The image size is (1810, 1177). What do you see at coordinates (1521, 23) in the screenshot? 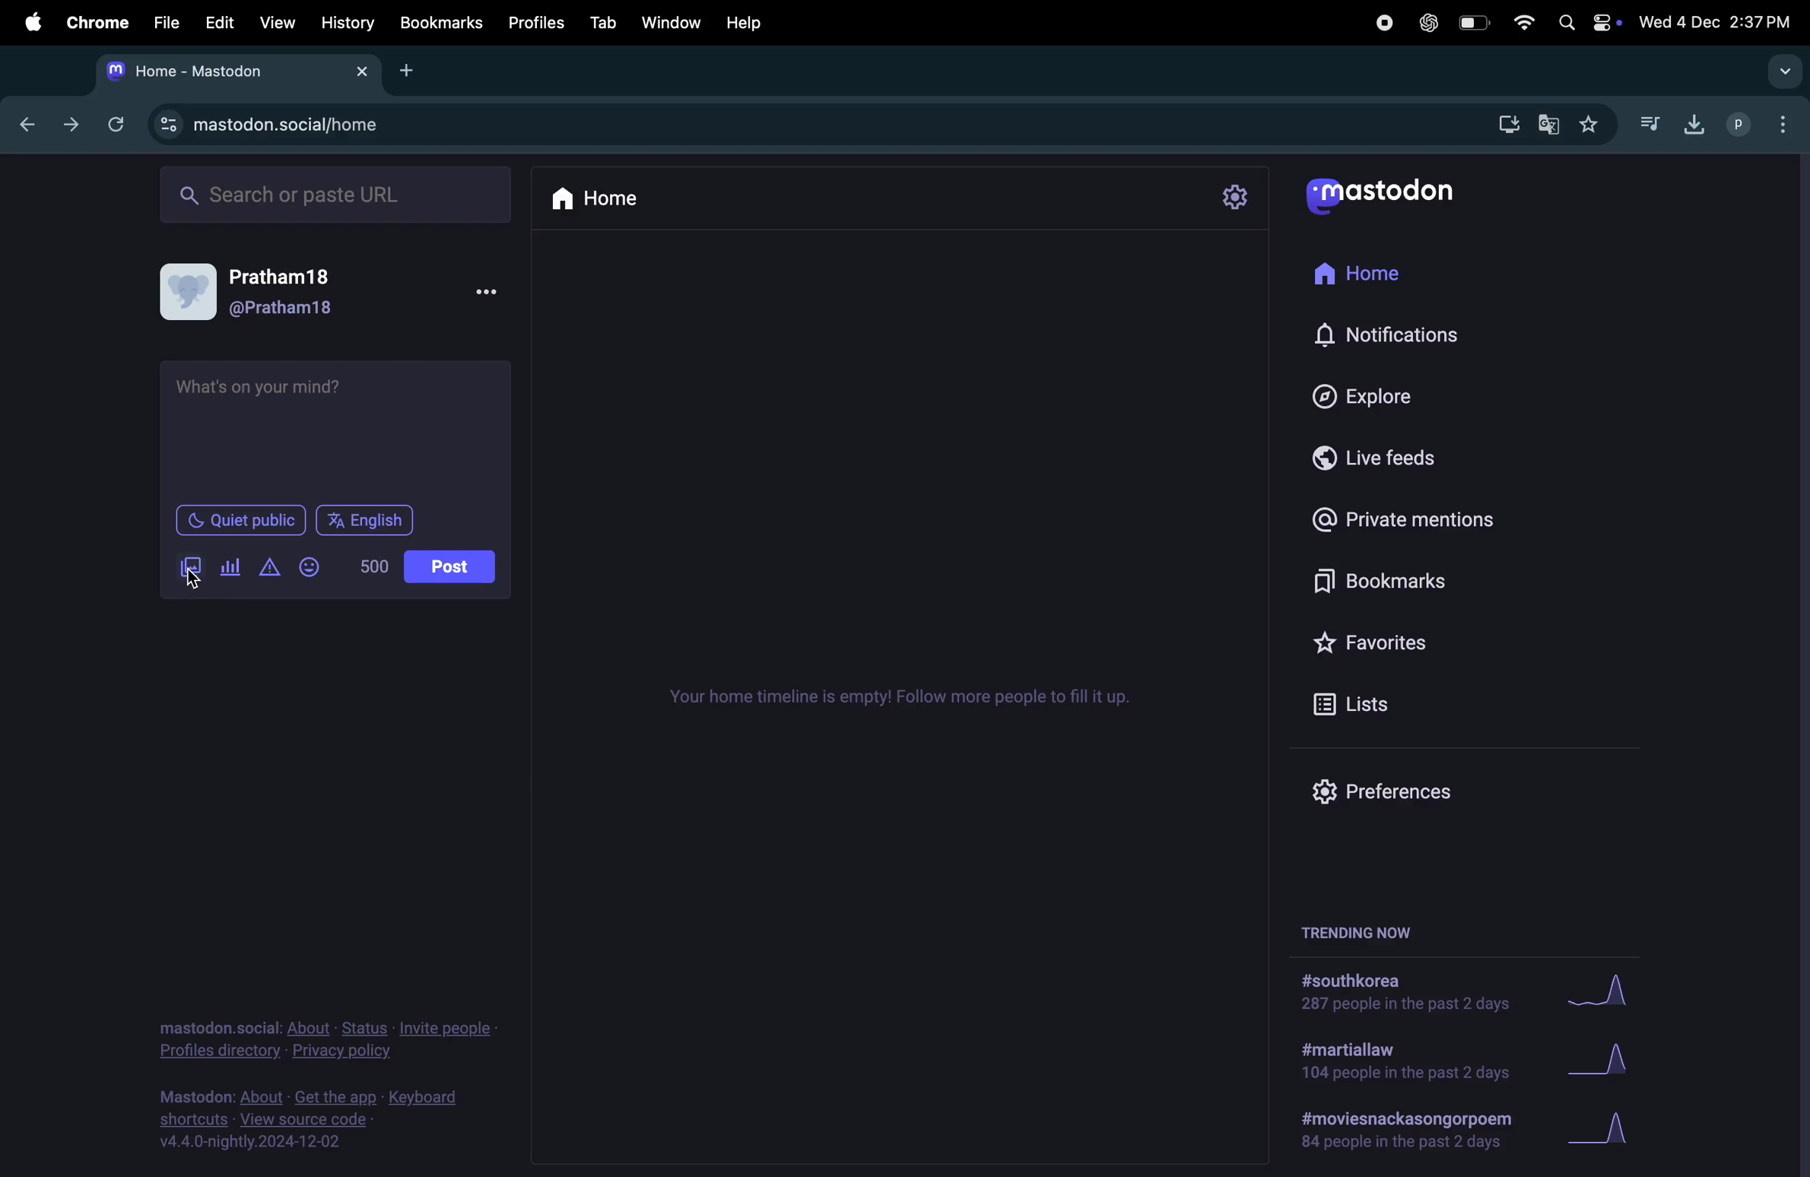
I see `wifi` at bounding box center [1521, 23].